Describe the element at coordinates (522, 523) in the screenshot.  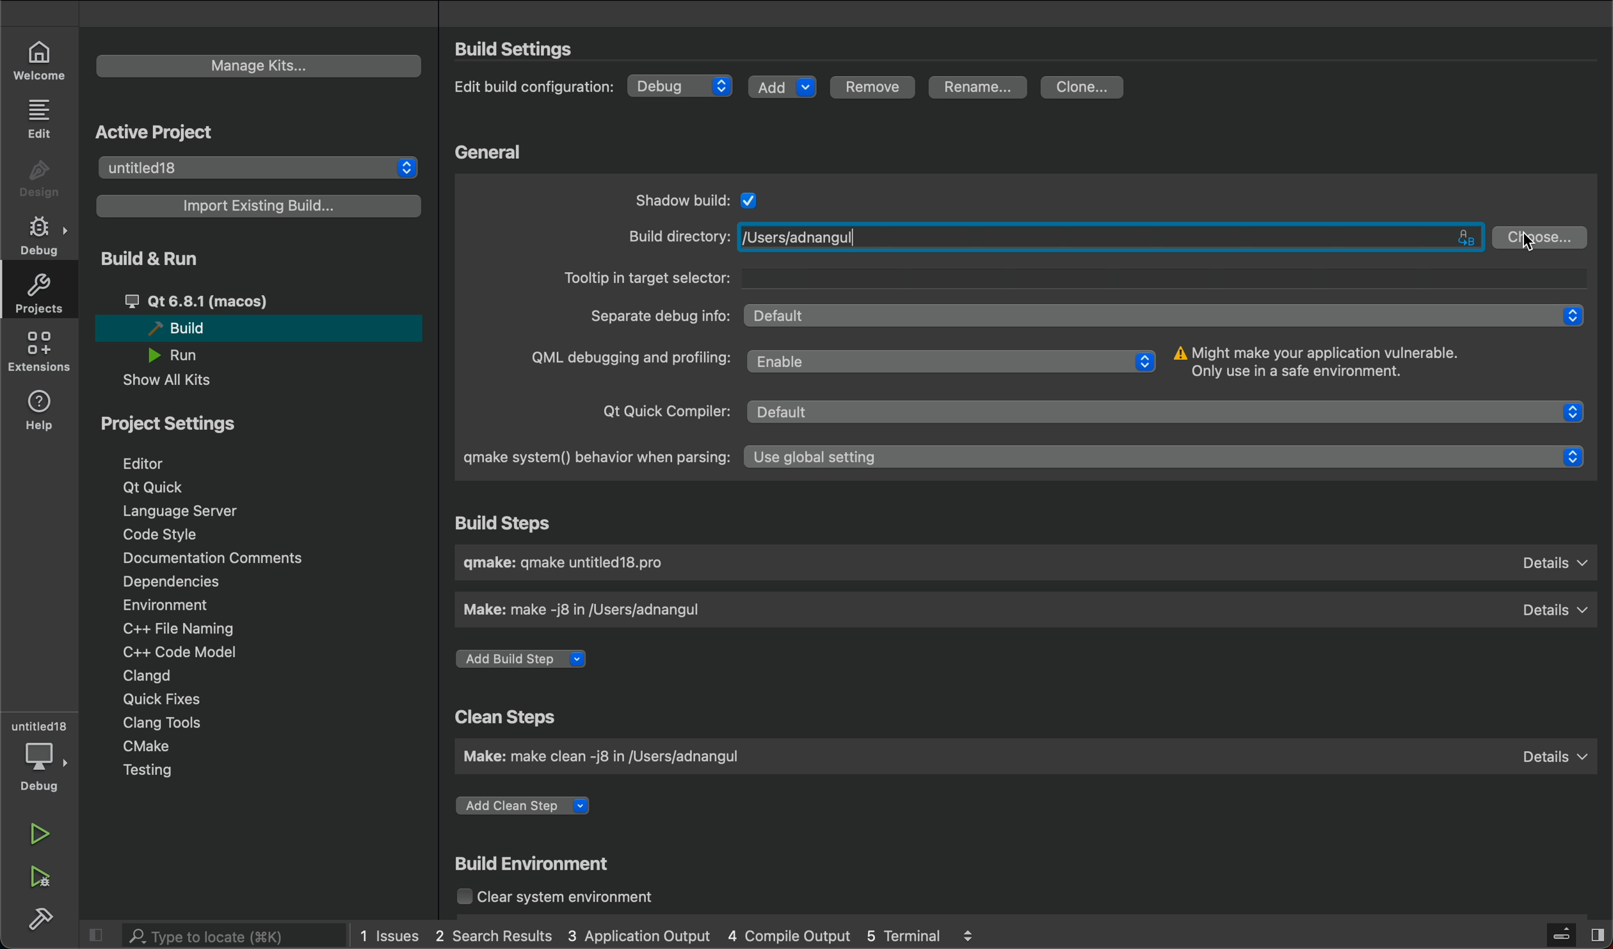
I see `build steps` at that location.